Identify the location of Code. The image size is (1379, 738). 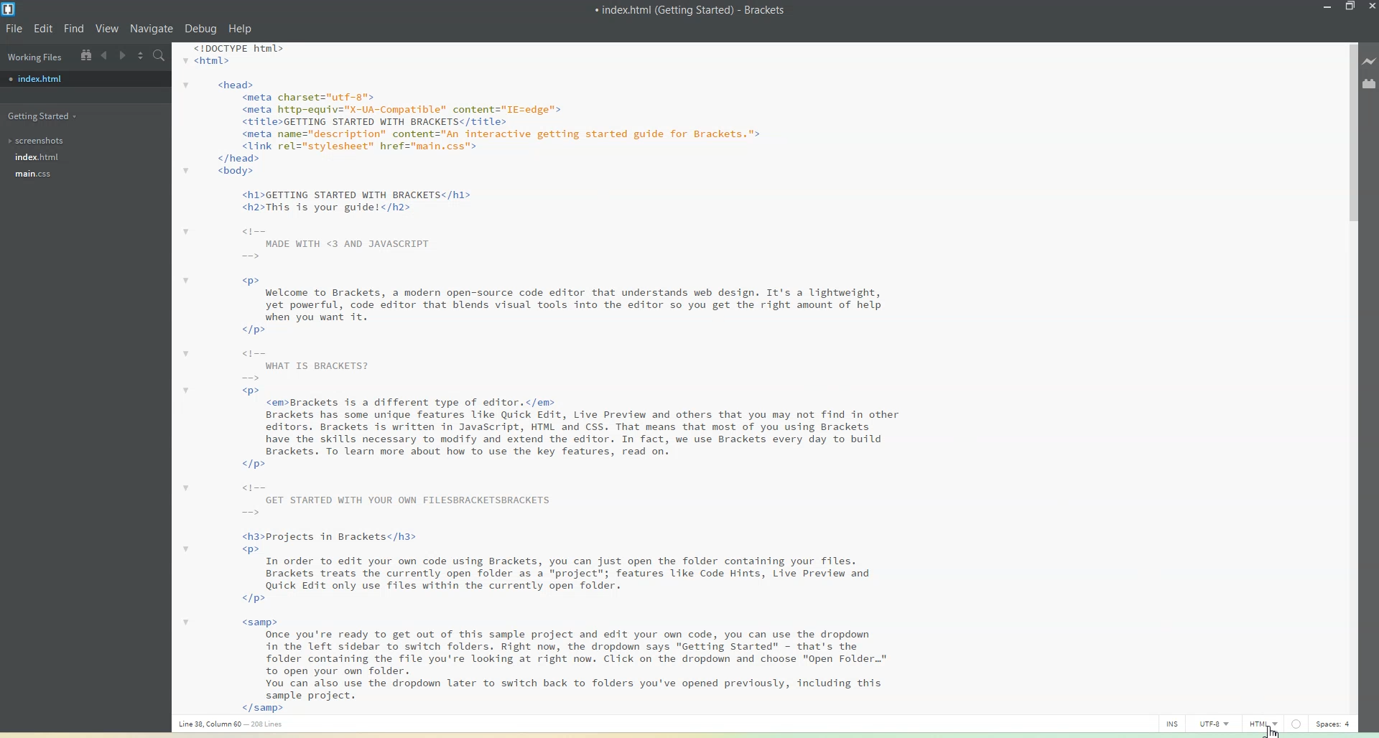
(534, 377).